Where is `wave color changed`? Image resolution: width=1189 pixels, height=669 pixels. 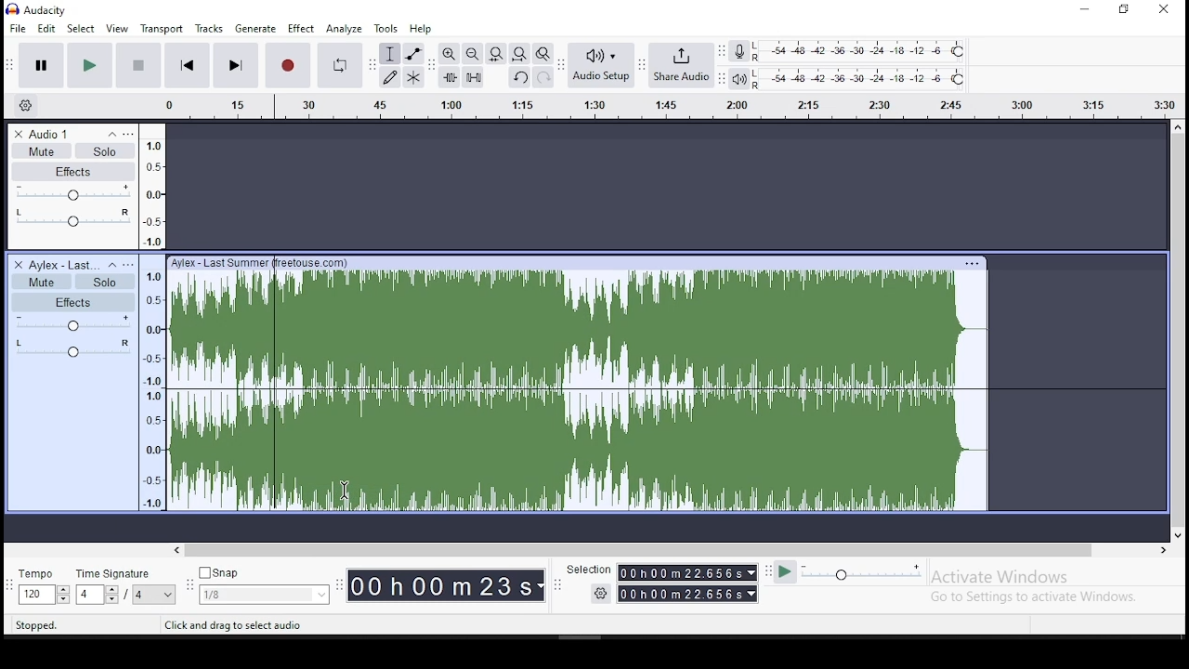
wave color changed is located at coordinates (666, 384).